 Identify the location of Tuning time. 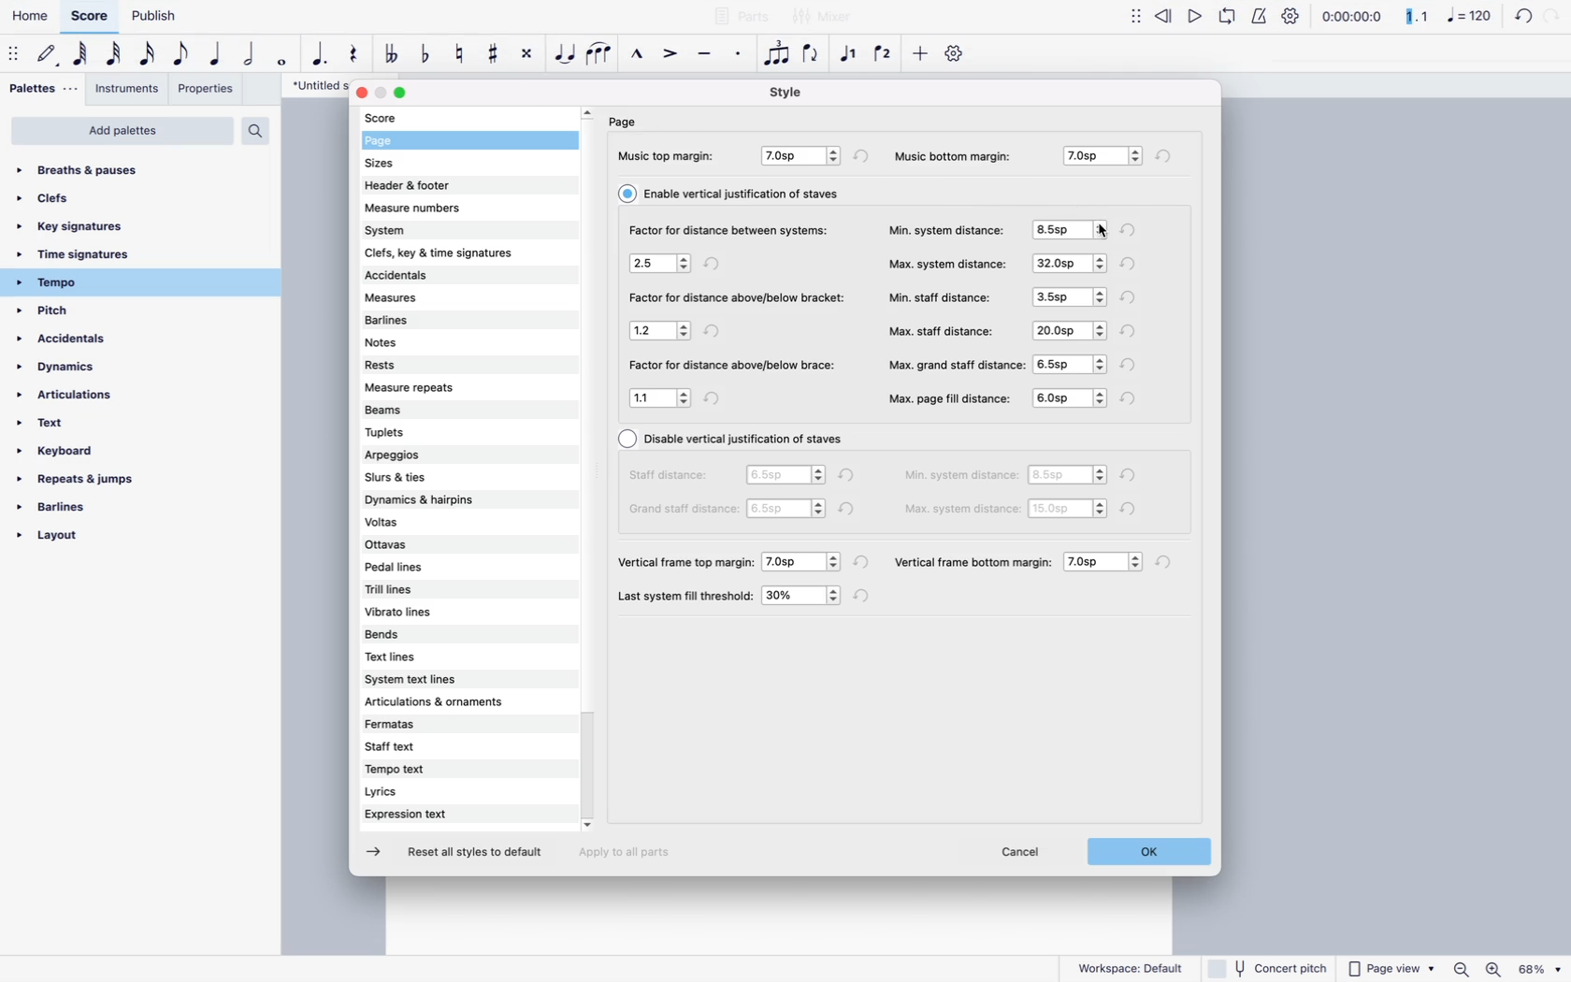
(1402, 18).